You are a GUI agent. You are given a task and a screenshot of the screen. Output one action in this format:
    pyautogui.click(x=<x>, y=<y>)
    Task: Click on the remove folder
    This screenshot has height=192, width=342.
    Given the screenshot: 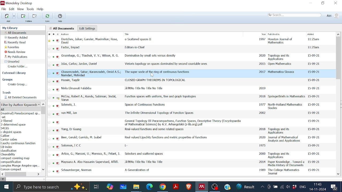 What is the action you would take?
    pyautogui.click(x=34, y=16)
    